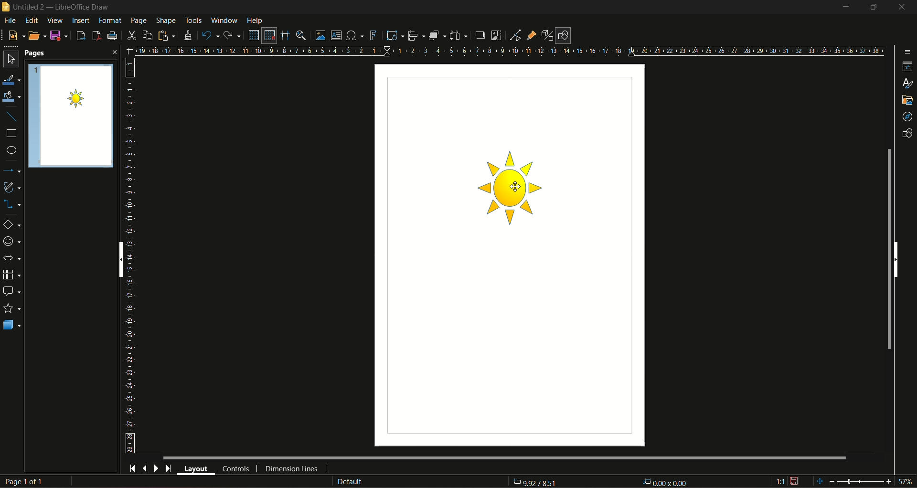 The image size is (917, 488). Describe the element at coordinates (269, 34) in the screenshot. I see `snap to grid` at that location.